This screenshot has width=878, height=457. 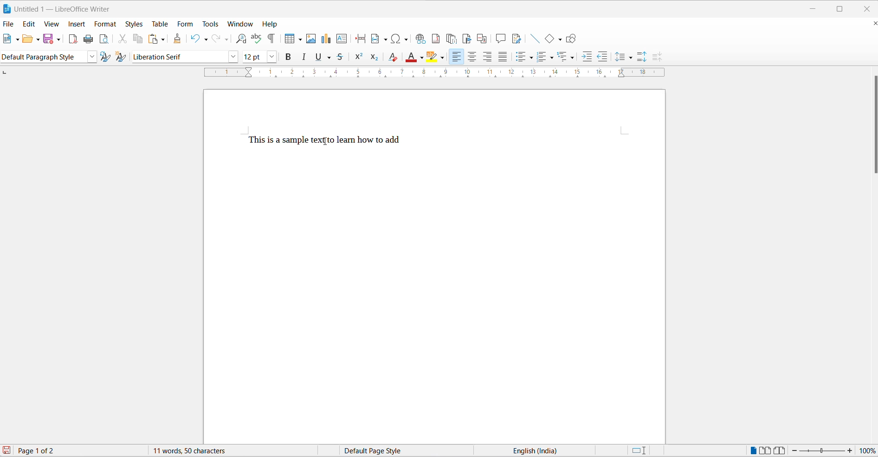 What do you see at coordinates (233, 58) in the screenshot?
I see `font name options` at bounding box center [233, 58].